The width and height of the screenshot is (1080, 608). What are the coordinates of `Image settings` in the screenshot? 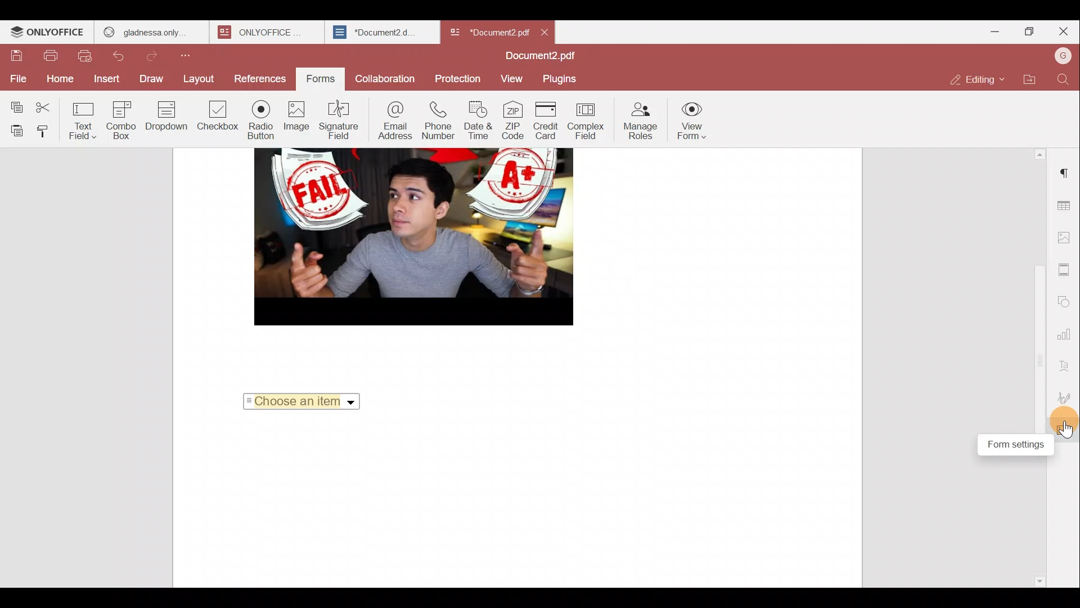 It's located at (1066, 238).